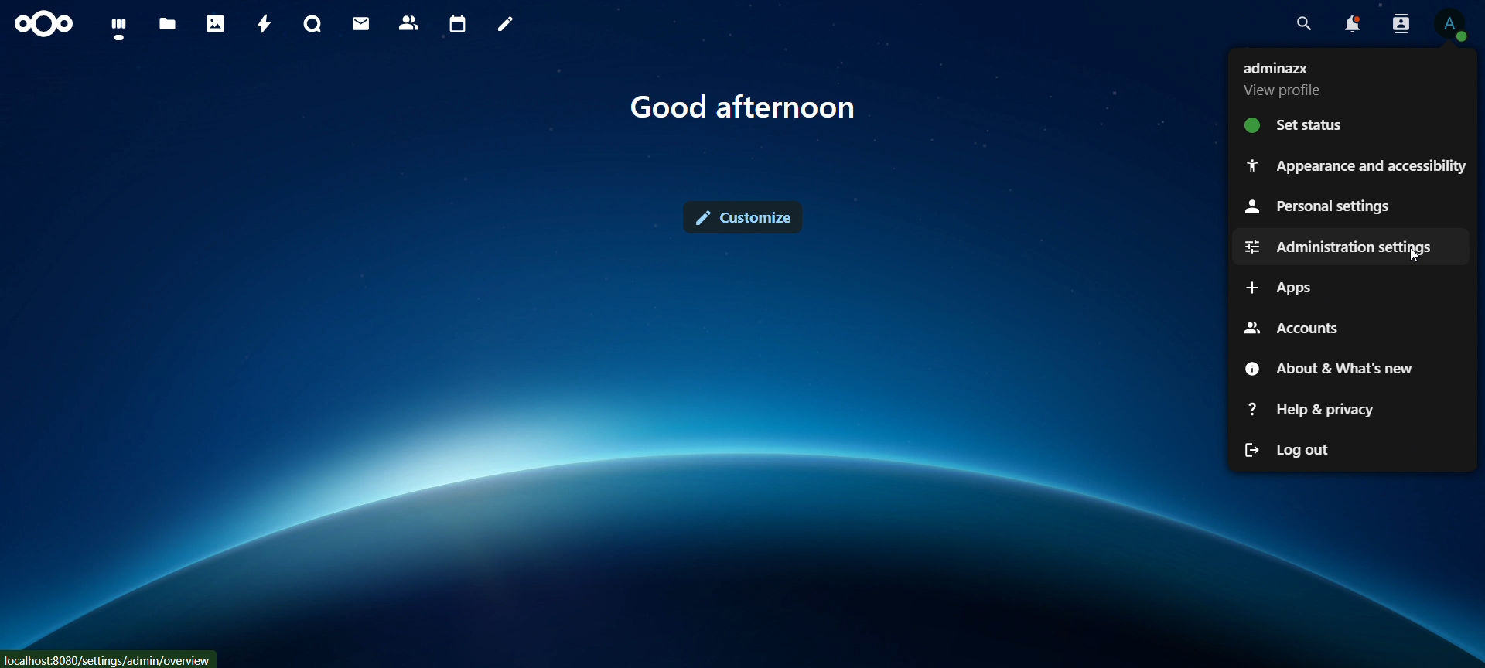 The image size is (1485, 668). Describe the element at coordinates (1456, 25) in the screenshot. I see `View Profile` at that location.